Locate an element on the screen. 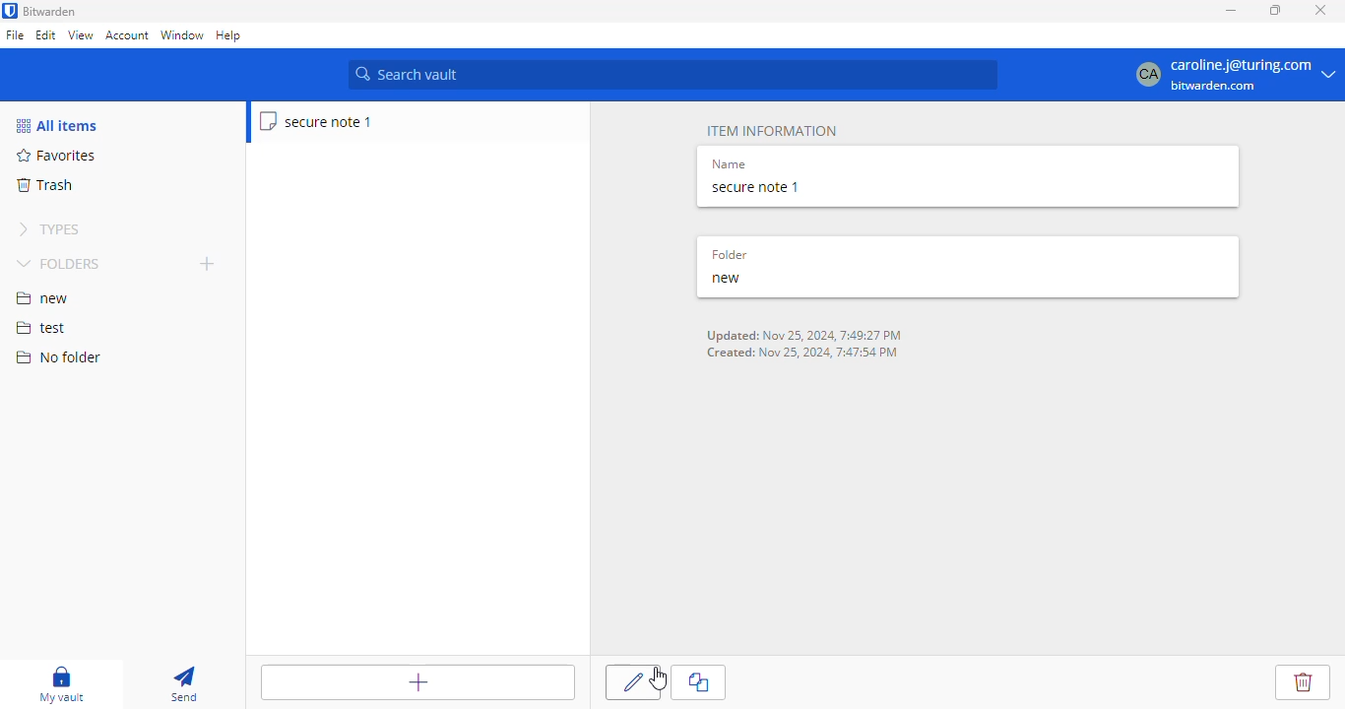 The width and height of the screenshot is (1345, 709). item information is located at coordinates (771, 131).